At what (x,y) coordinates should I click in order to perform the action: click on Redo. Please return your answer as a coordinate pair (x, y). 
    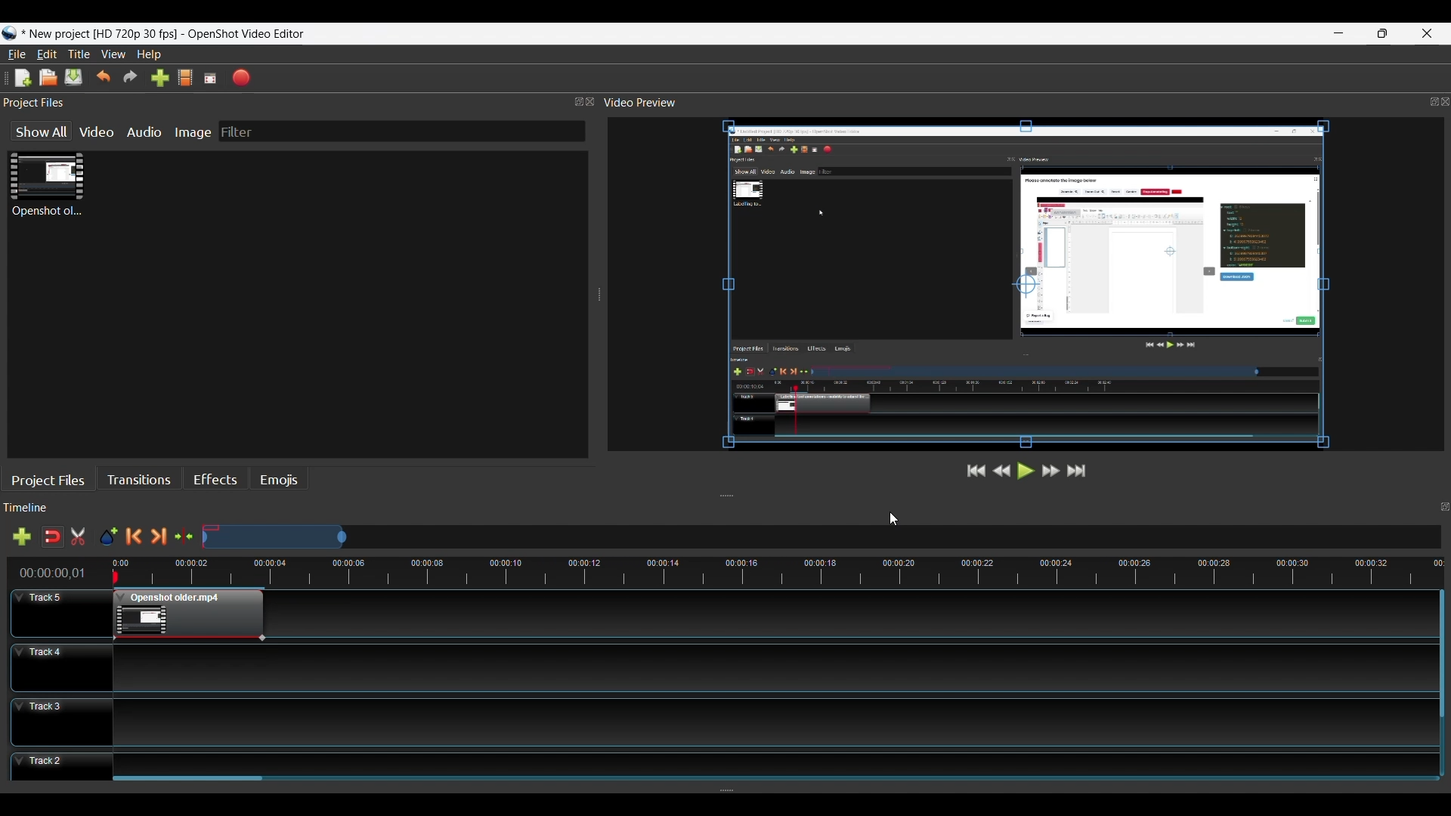
    Looking at the image, I should click on (132, 79).